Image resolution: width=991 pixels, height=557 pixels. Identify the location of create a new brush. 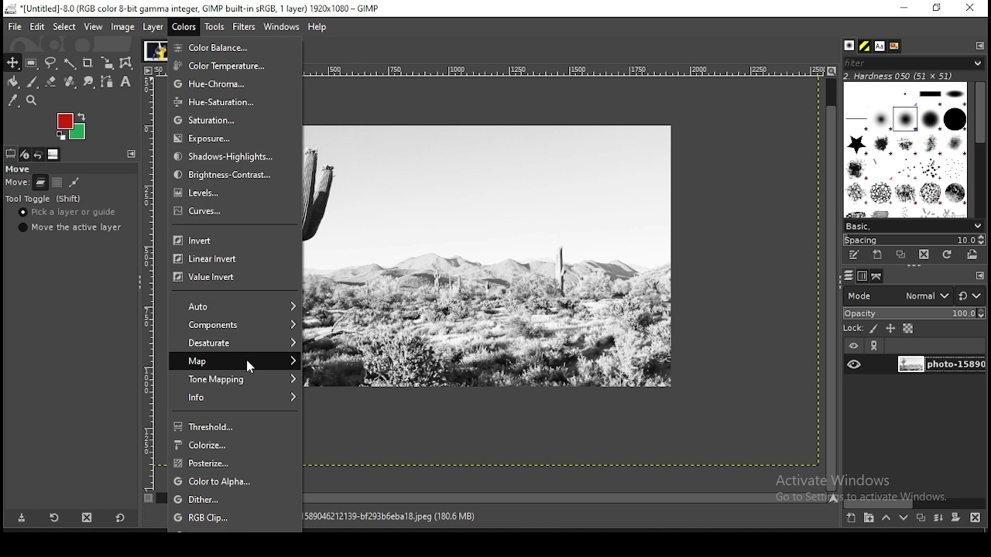
(880, 255).